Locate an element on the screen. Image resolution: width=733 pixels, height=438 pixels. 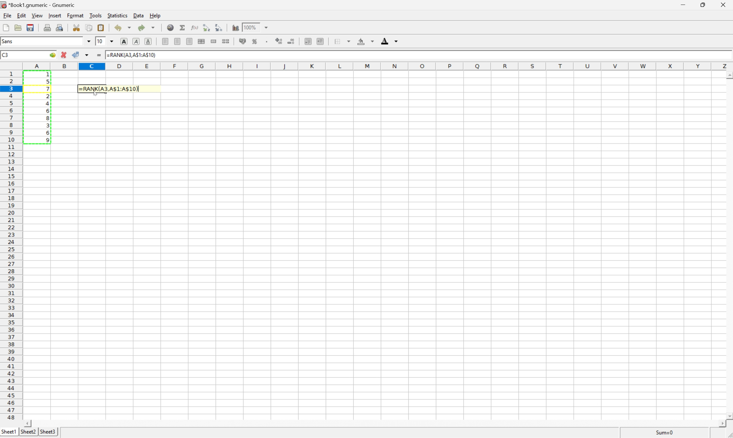
chart is located at coordinates (234, 27).